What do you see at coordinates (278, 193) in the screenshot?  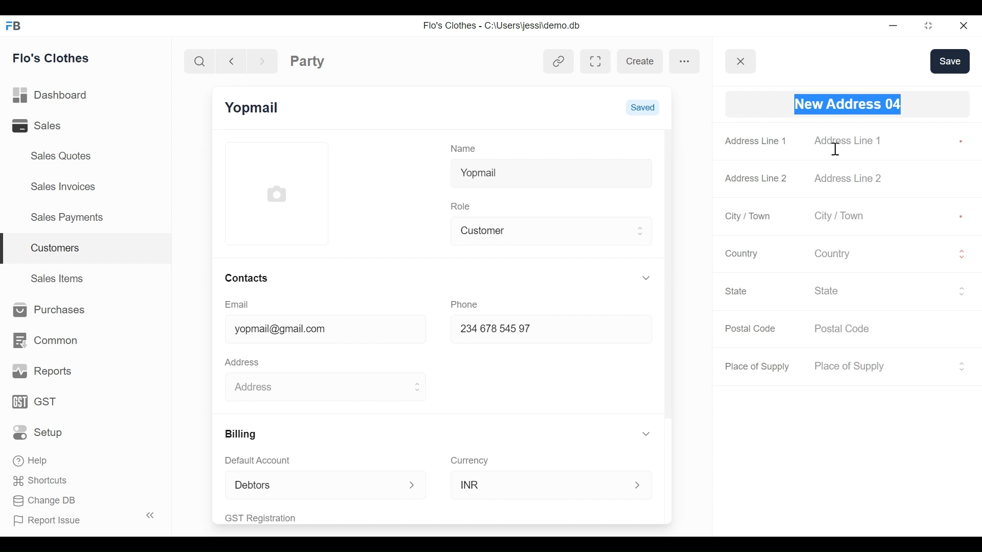 I see `Profile Picture` at bounding box center [278, 193].